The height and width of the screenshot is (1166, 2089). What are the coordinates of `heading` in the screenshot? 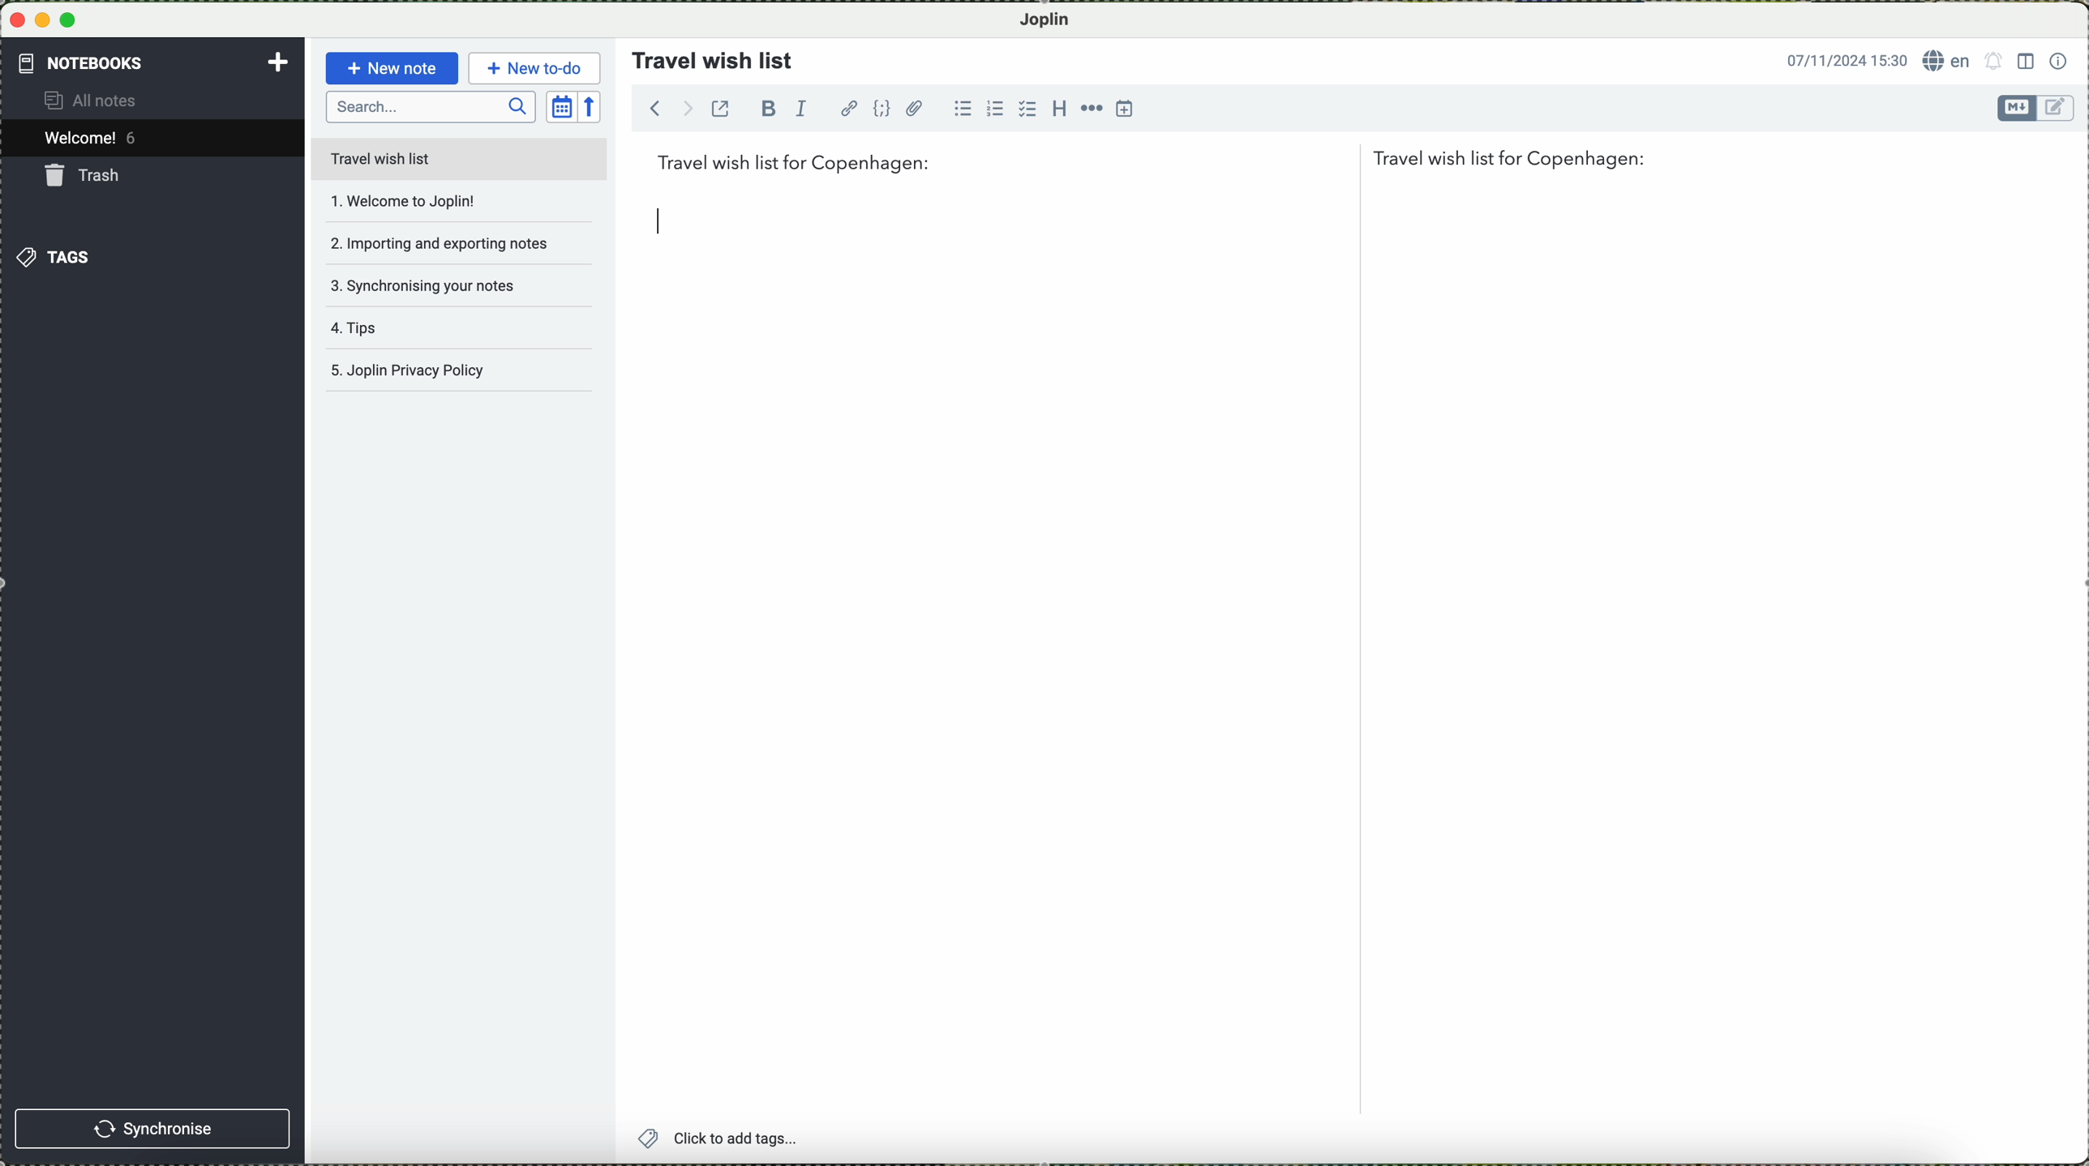 It's located at (1057, 108).